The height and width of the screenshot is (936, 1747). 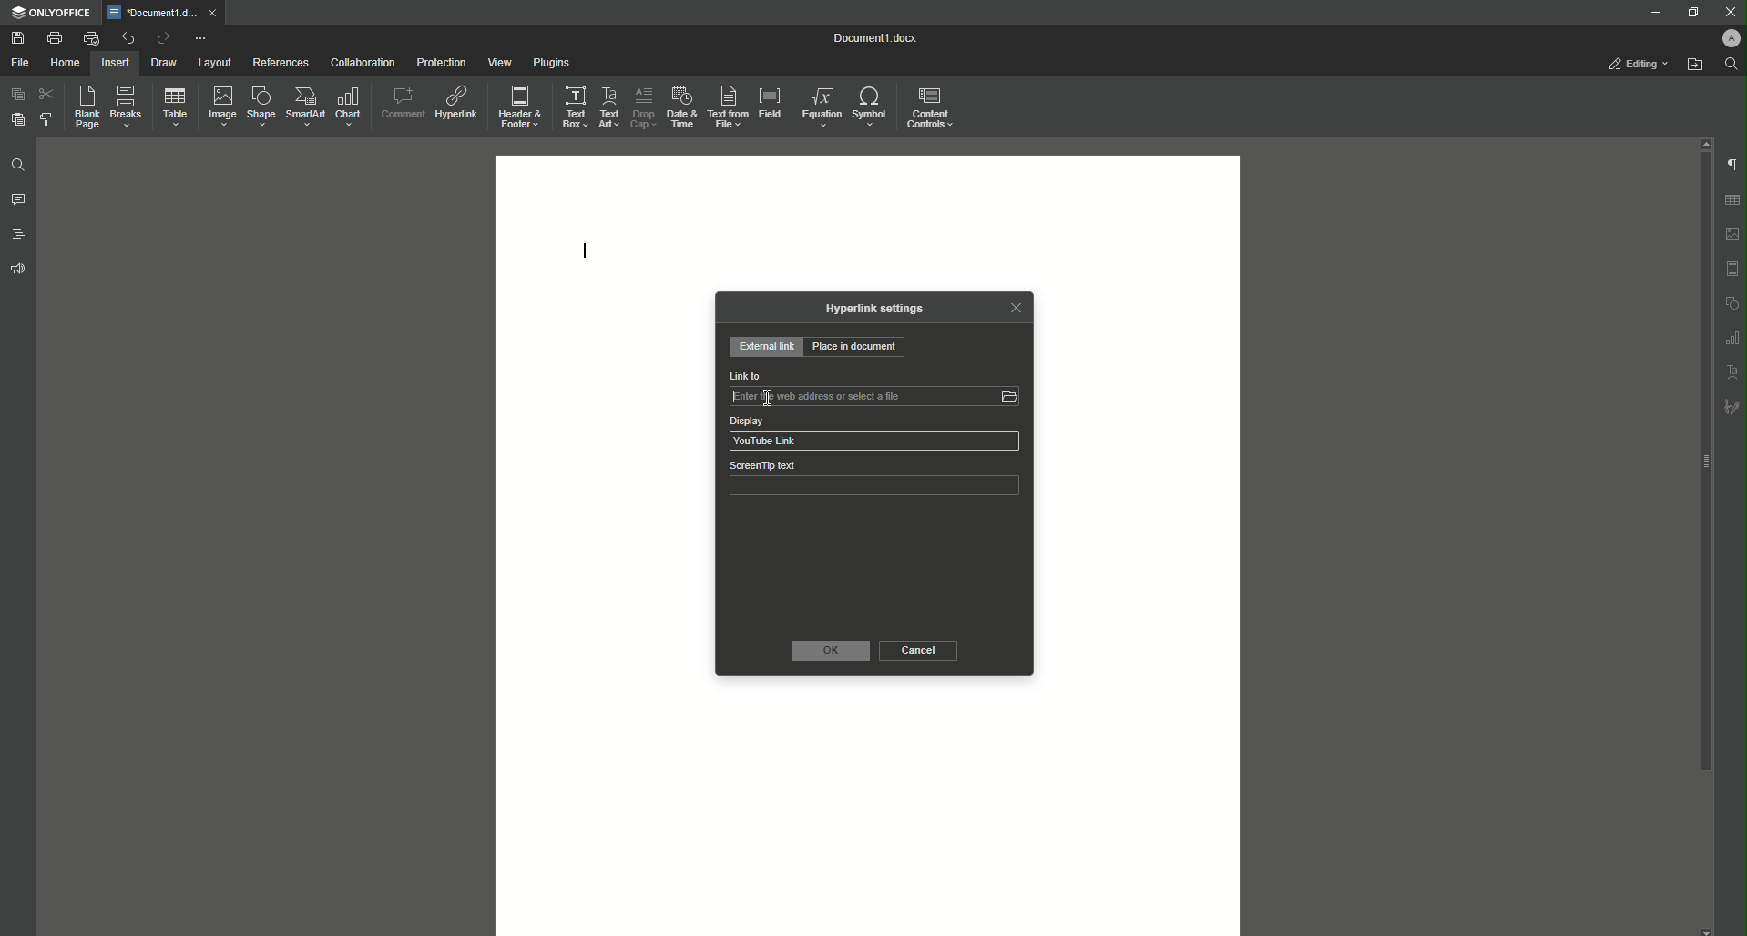 I want to click on References, so click(x=281, y=63).